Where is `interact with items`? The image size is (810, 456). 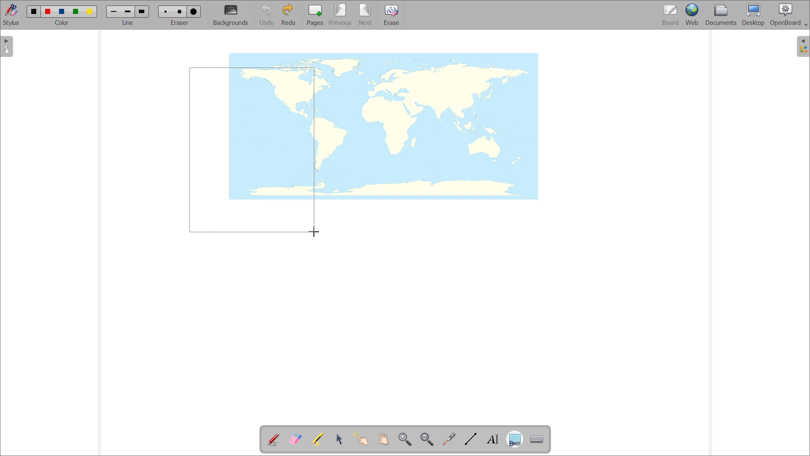 interact with items is located at coordinates (361, 438).